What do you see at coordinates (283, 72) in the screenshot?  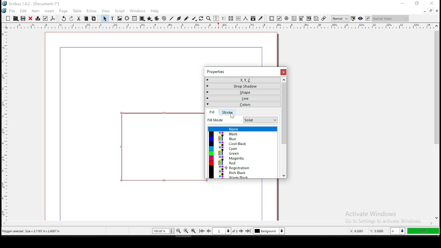 I see `close window` at bounding box center [283, 72].